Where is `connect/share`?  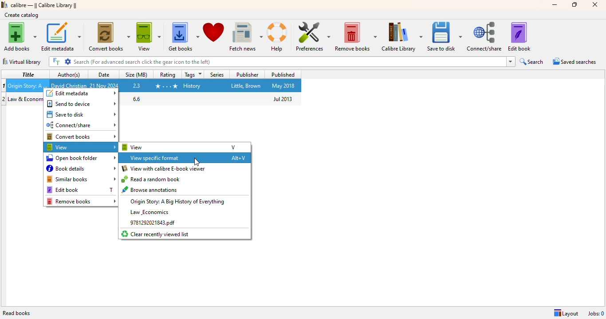 connect/share is located at coordinates (485, 36).